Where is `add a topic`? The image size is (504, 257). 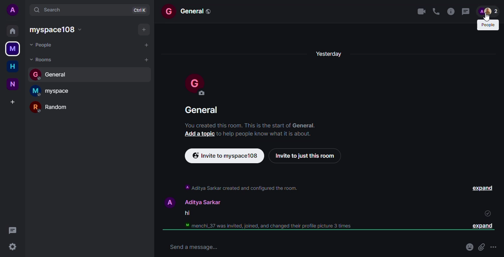
add a topic is located at coordinates (196, 134).